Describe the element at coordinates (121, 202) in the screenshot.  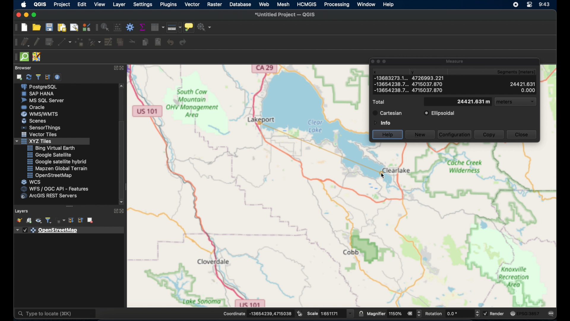
I see `scroll down arrow` at that location.